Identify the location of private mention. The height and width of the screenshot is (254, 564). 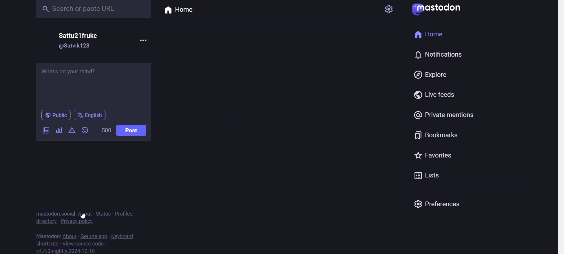
(447, 116).